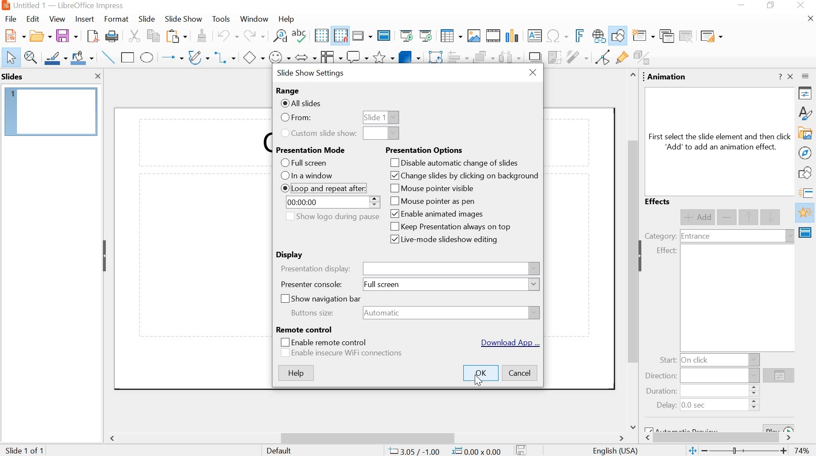 The image size is (816, 456). Describe the element at coordinates (425, 151) in the screenshot. I see `presentation options` at that location.